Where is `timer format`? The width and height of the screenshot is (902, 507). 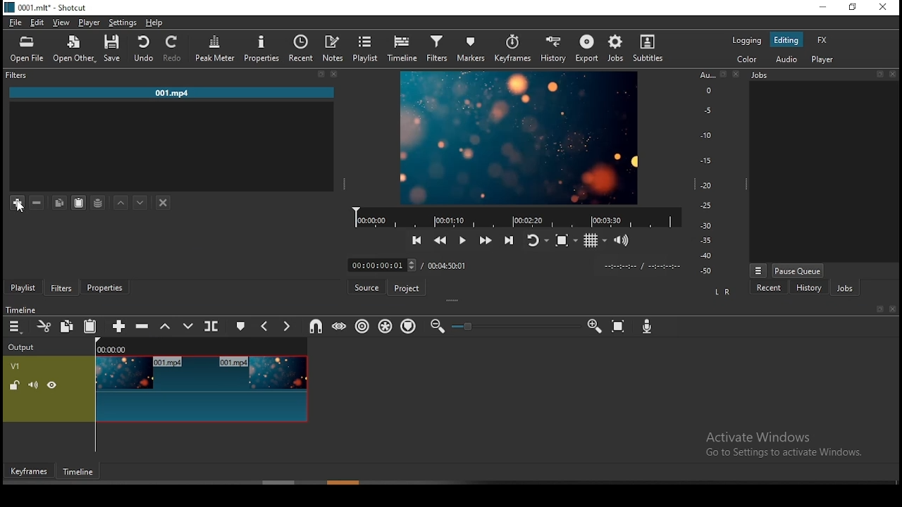
timer format is located at coordinates (642, 265).